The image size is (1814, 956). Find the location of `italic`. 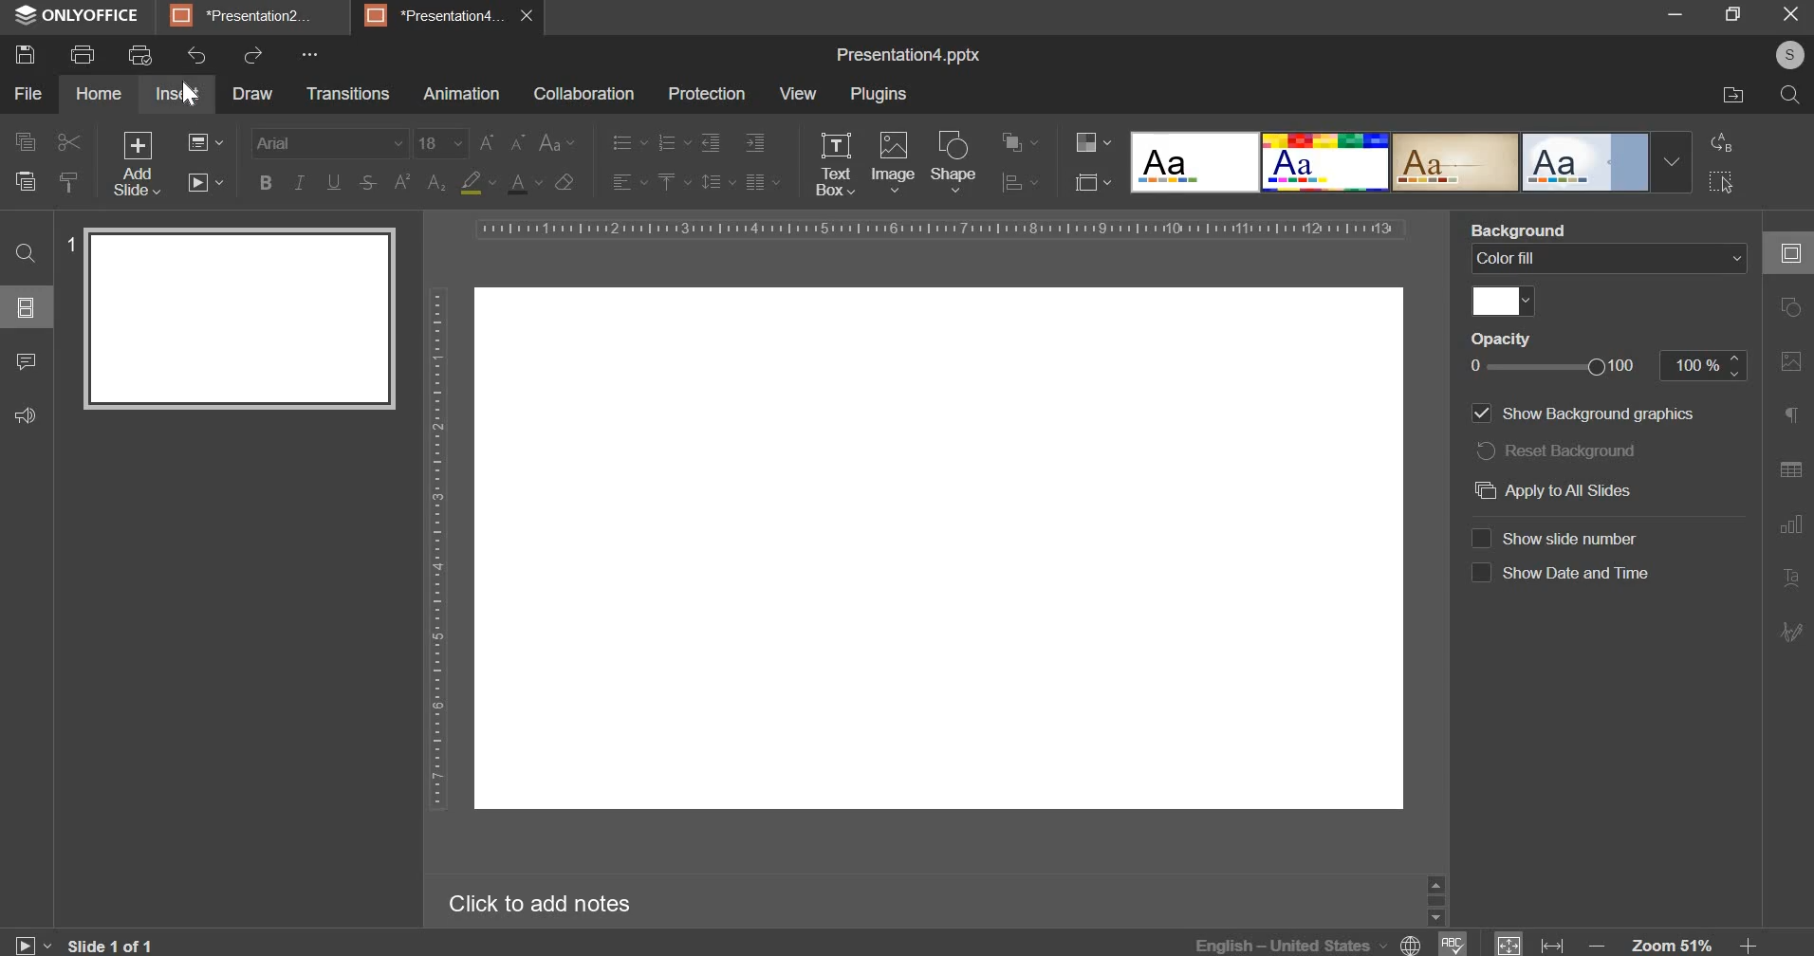

italic is located at coordinates (298, 180).